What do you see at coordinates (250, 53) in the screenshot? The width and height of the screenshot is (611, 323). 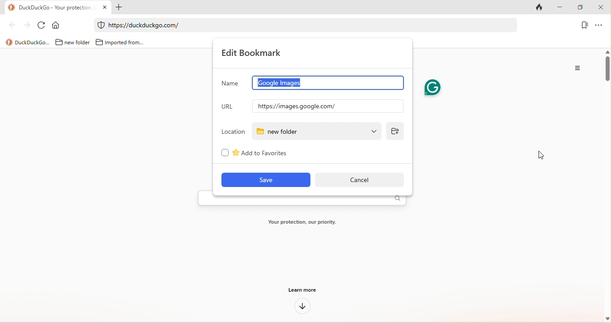 I see `edit bookmark` at bounding box center [250, 53].